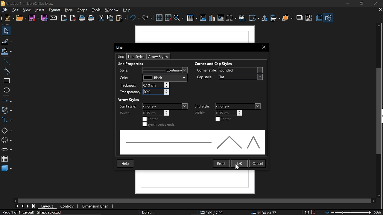 This screenshot has height=215, width=383. I want to click on End width, so click(218, 113).